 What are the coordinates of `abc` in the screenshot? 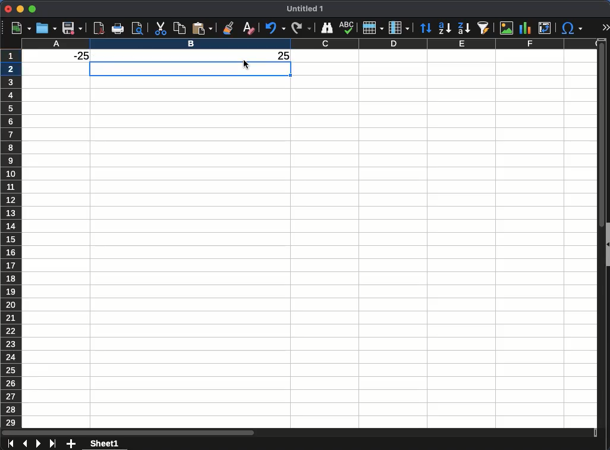 It's located at (346, 27).